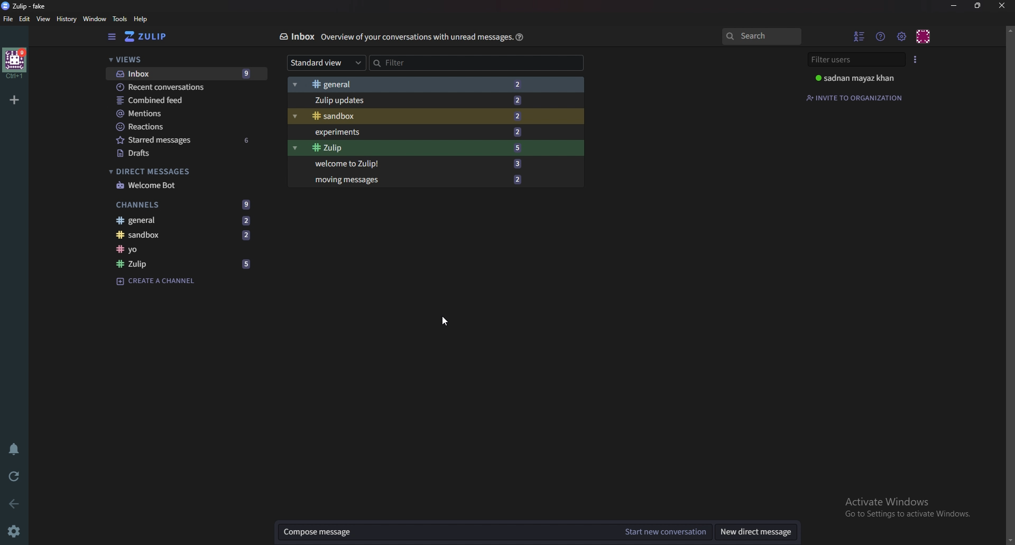  What do you see at coordinates (184, 185) in the screenshot?
I see `welcome bot` at bounding box center [184, 185].